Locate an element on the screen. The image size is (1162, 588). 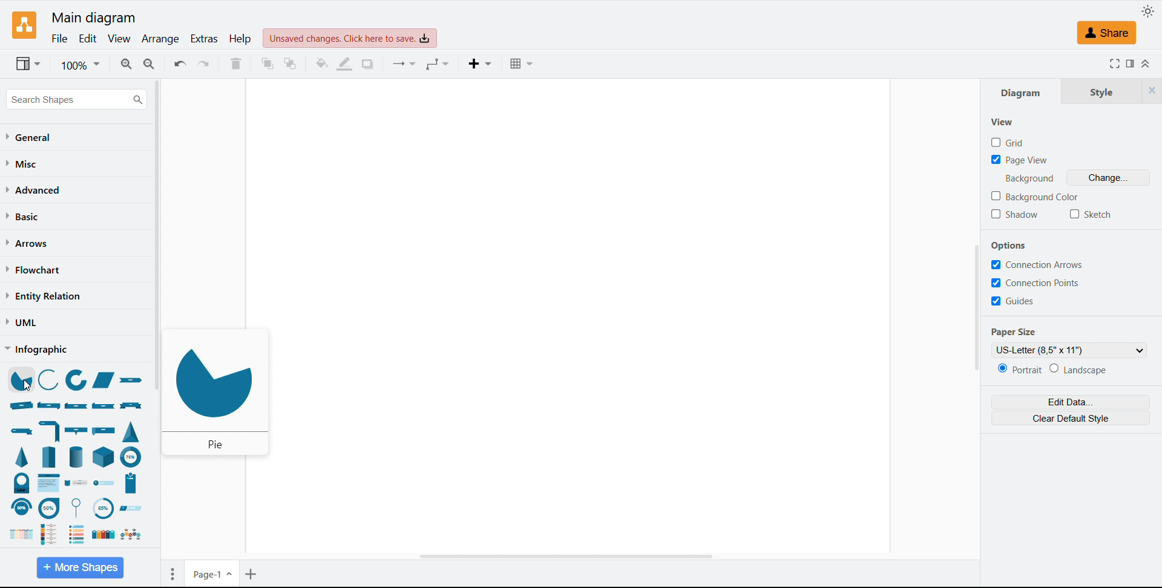
Full screen  is located at coordinates (1114, 64).